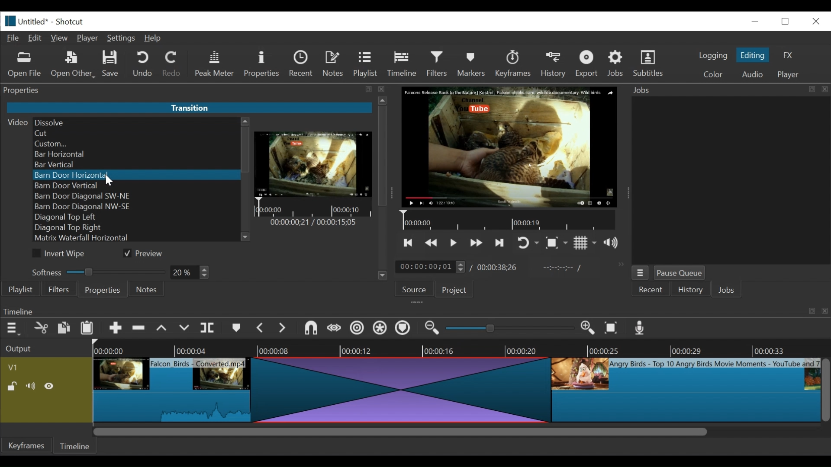 Image resolution: width=831 pixels, height=467 pixels. I want to click on Player, so click(90, 39).